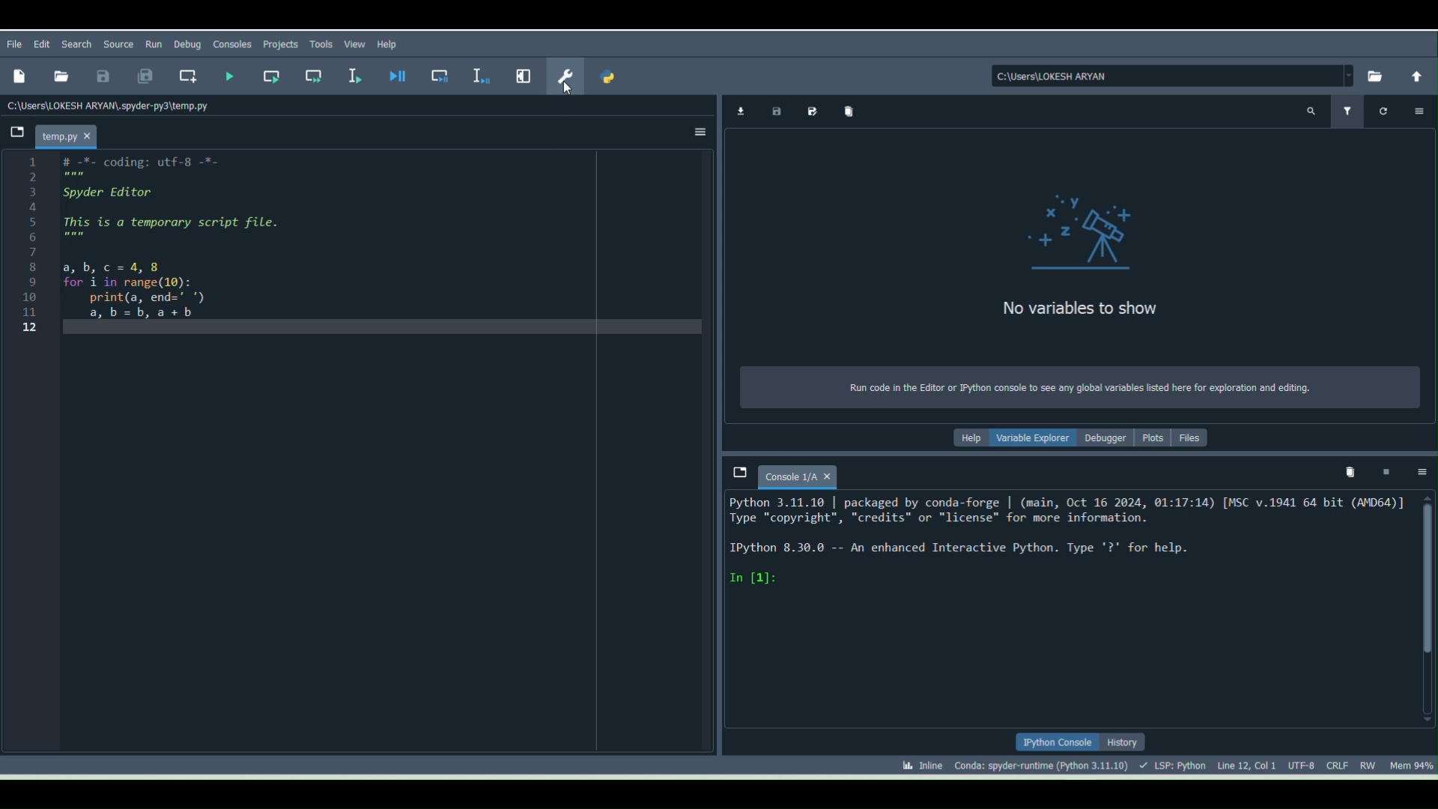 This screenshot has height=809, width=1438. Describe the element at coordinates (280, 45) in the screenshot. I see `Projects` at that location.